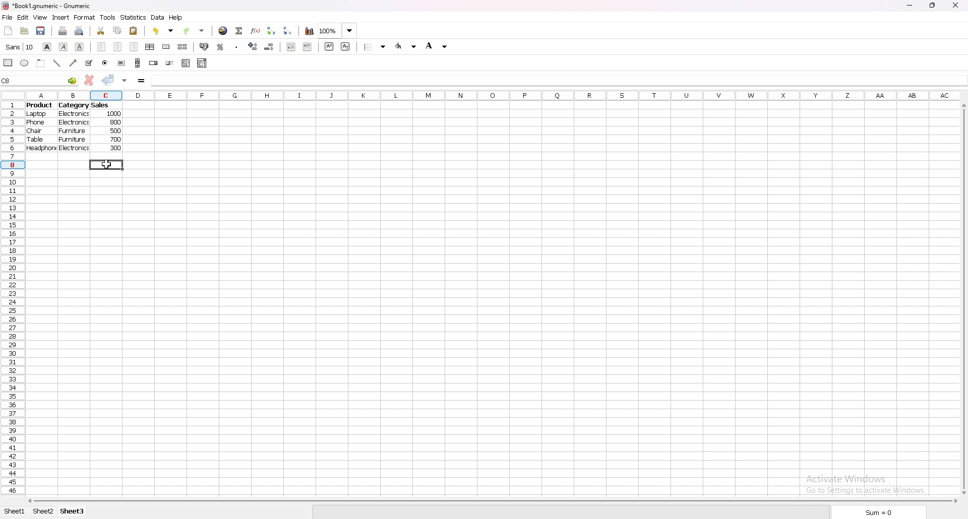 The image size is (968, 519). I want to click on copy, so click(118, 30).